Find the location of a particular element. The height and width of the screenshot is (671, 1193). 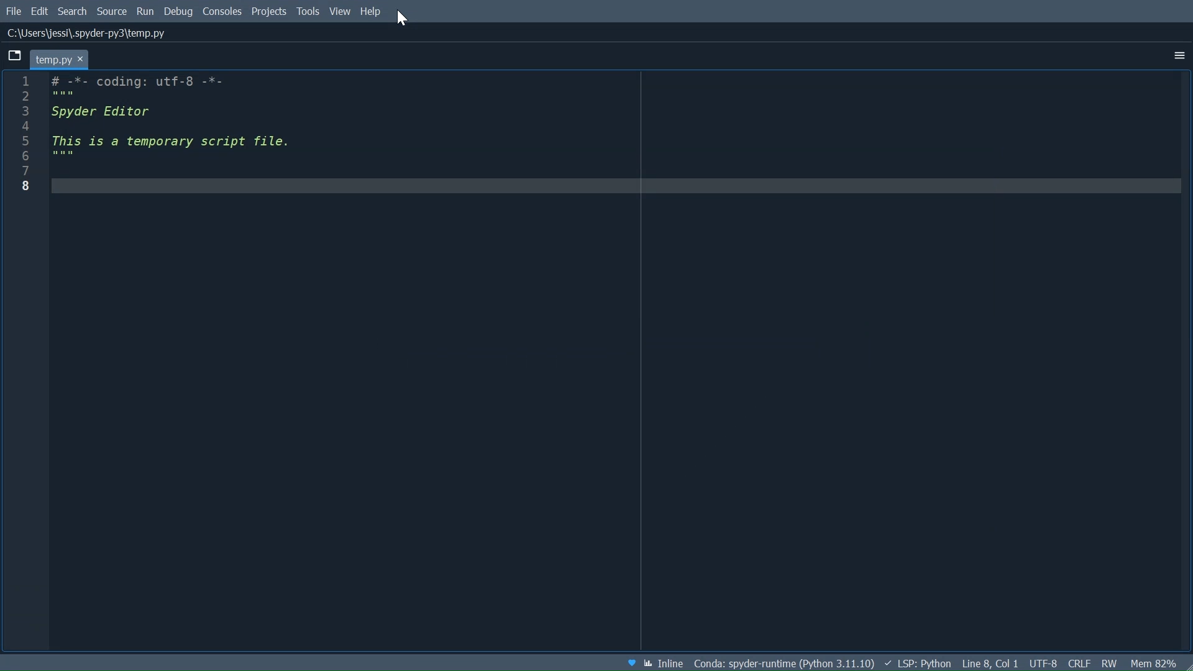

Run is located at coordinates (146, 12).